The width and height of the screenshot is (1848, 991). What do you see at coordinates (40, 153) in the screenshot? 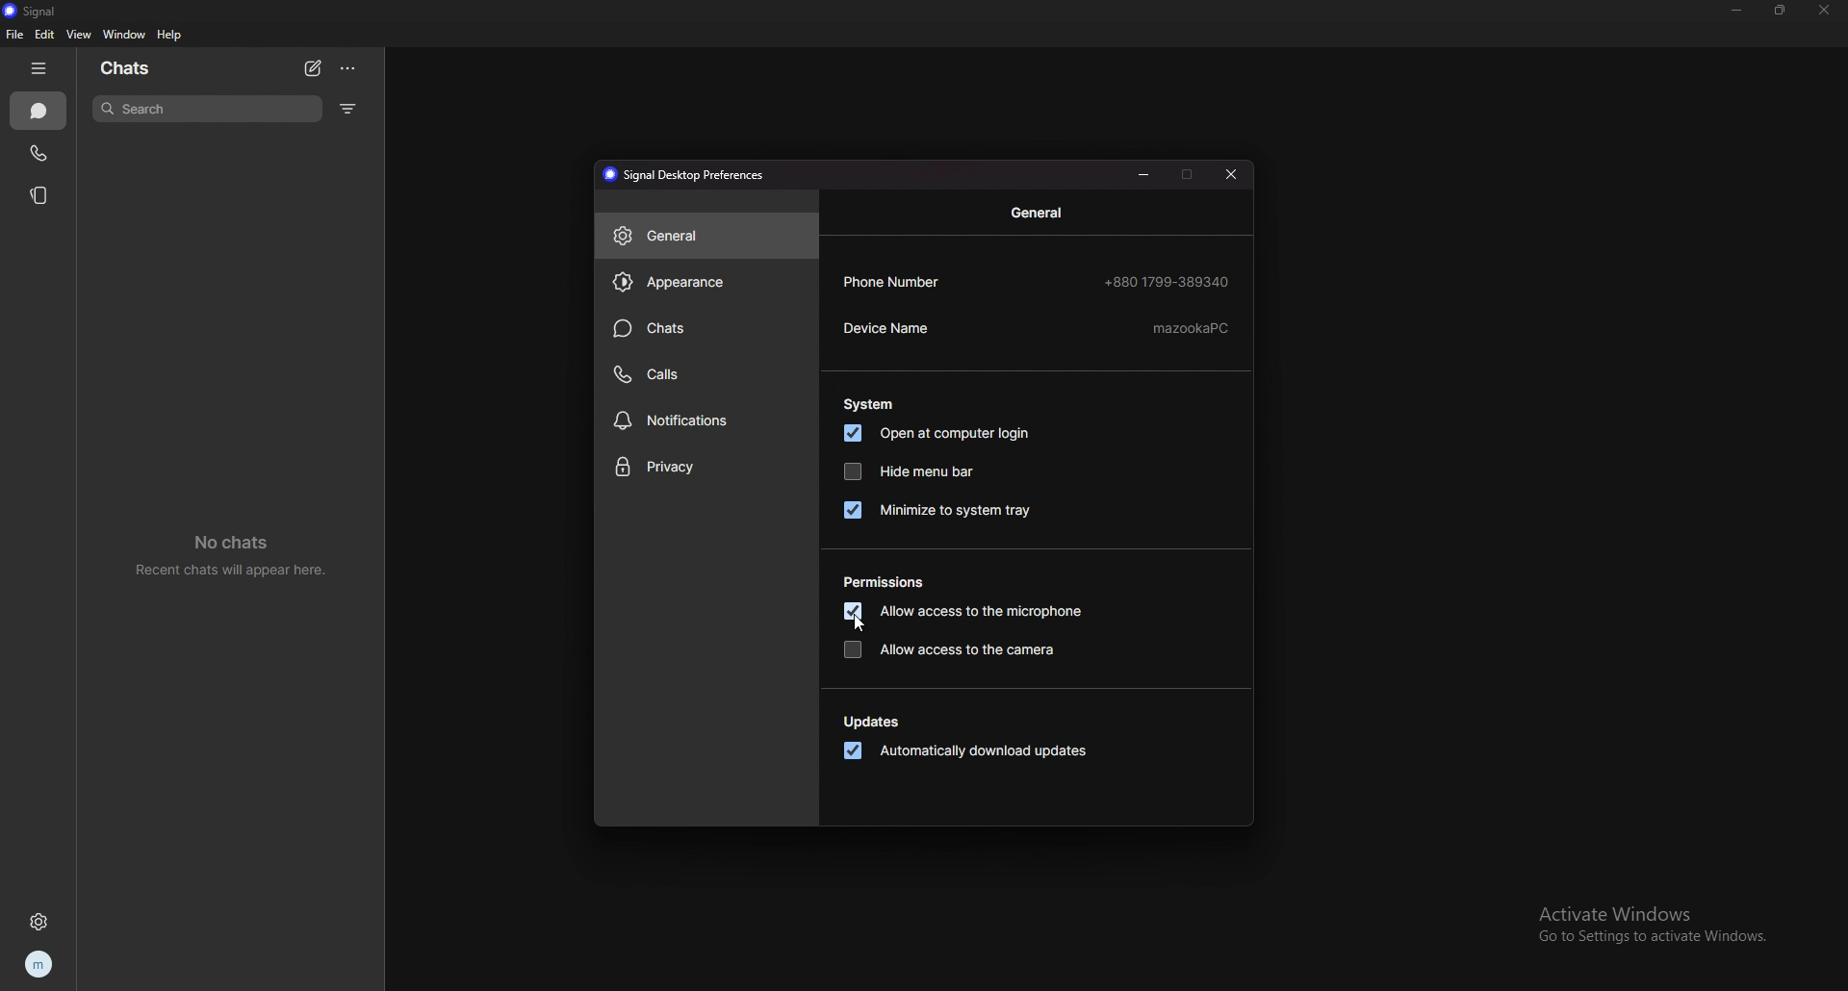
I see `calls` at bounding box center [40, 153].